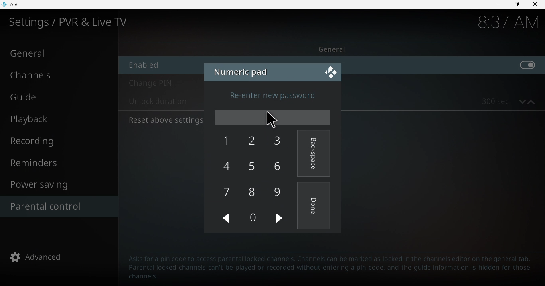 Image resolution: width=545 pixels, height=286 pixels. What do you see at coordinates (255, 167) in the screenshot?
I see `5` at bounding box center [255, 167].